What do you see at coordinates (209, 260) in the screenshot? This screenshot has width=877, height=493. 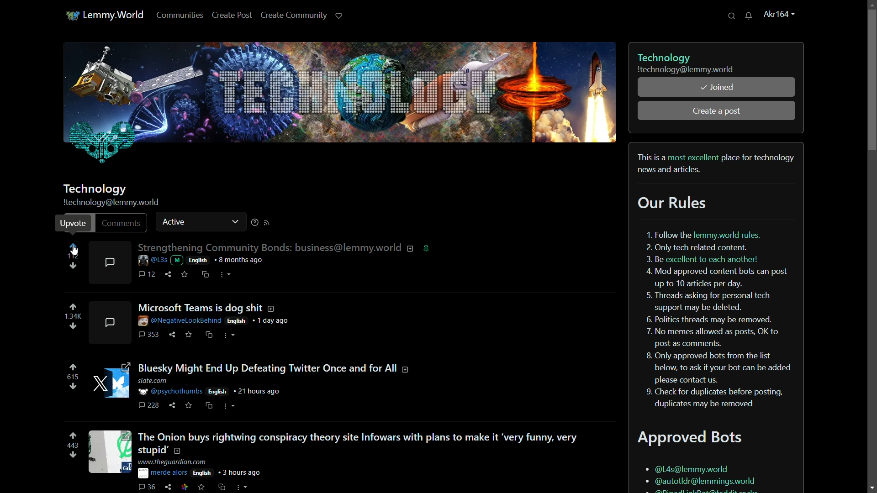 I see `post details` at bounding box center [209, 260].